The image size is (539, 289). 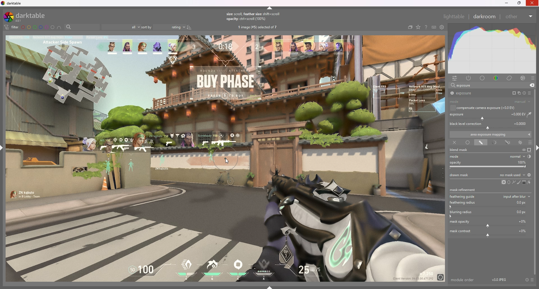 I want to click on exposure, so click(x=491, y=115).